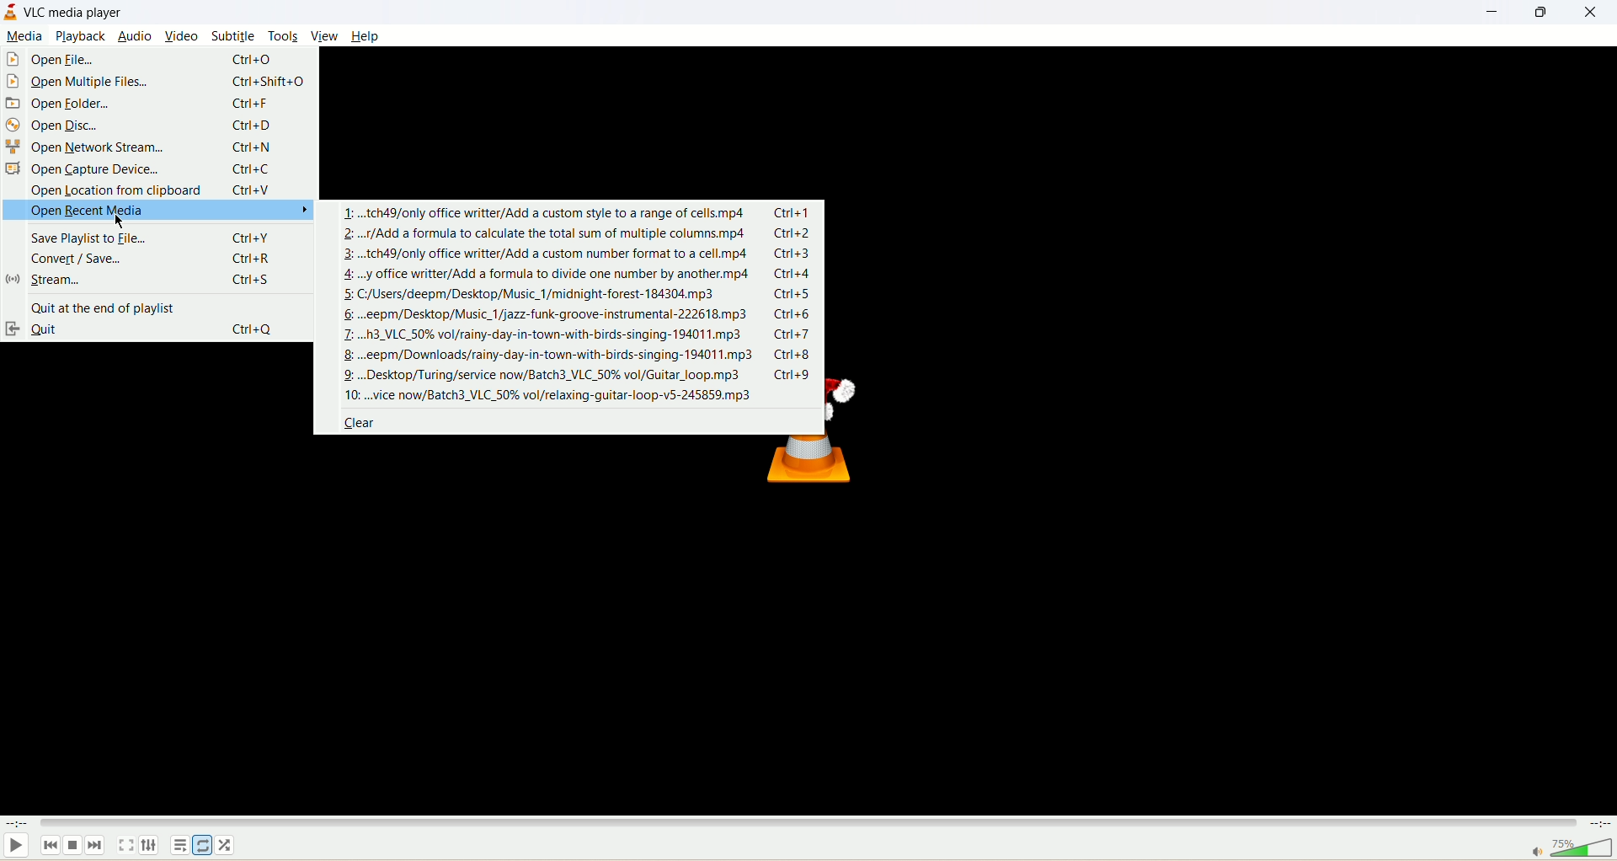  What do you see at coordinates (201, 844) in the screenshot?
I see `loop` at bounding box center [201, 844].